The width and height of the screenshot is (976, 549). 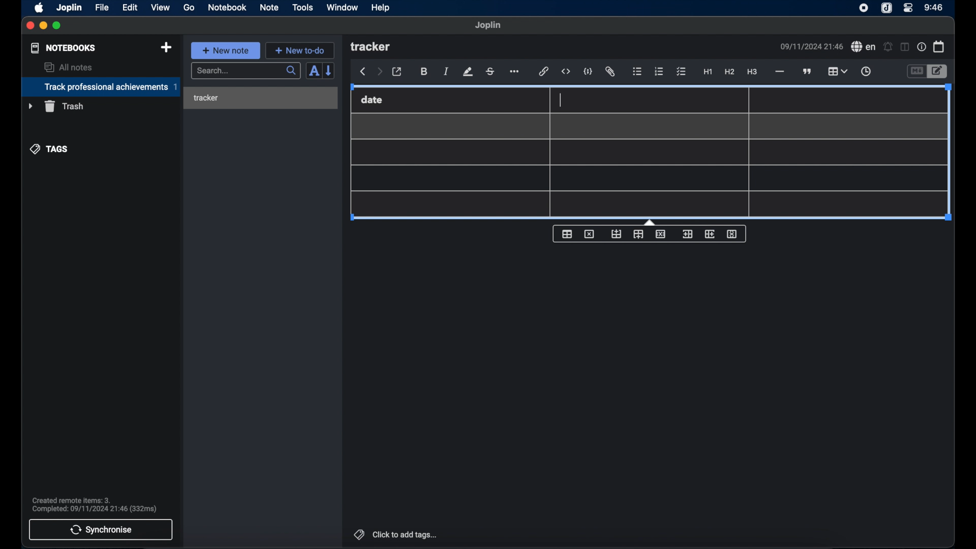 I want to click on click to add tags, so click(x=394, y=534).